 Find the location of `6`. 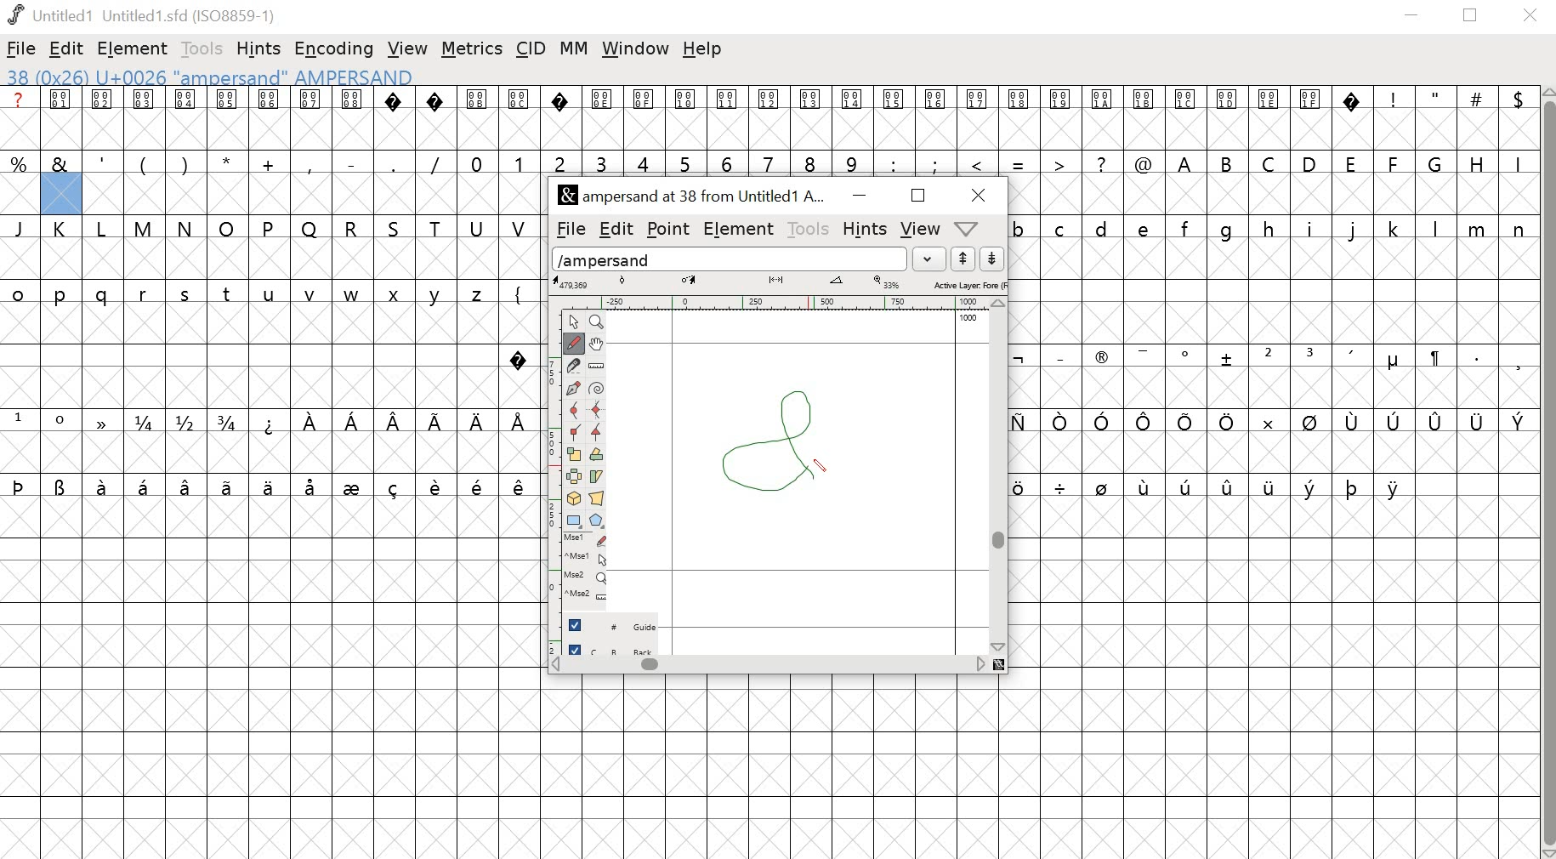

6 is located at coordinates (730, 162).